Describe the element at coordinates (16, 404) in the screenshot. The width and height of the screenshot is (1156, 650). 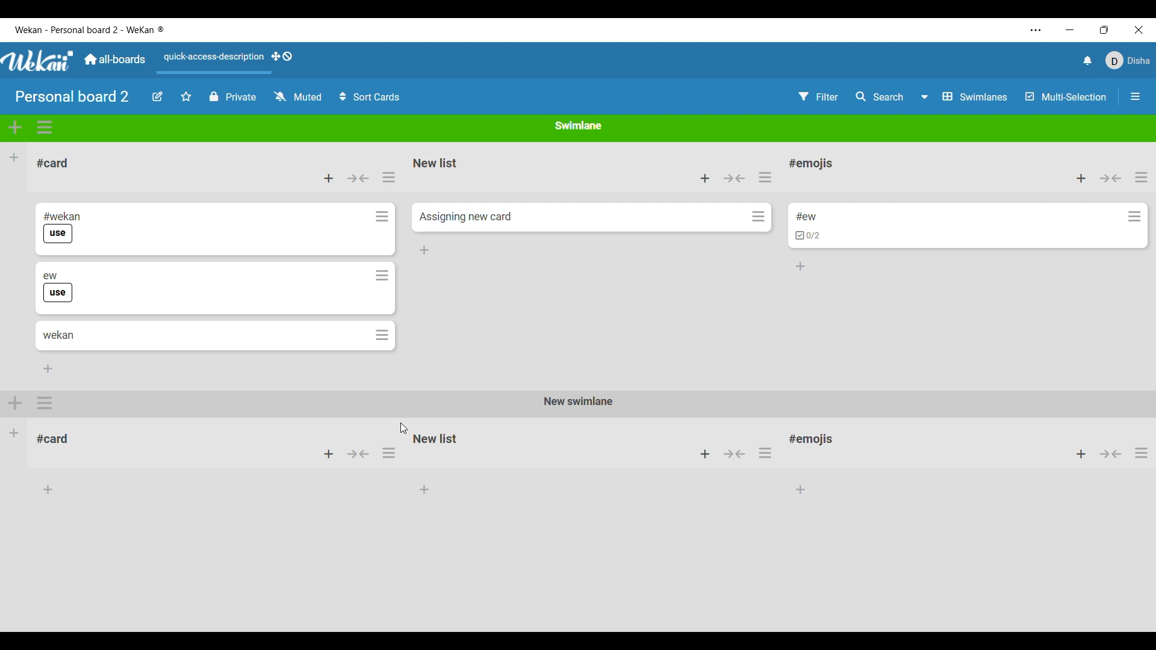
I see `add` at that location.